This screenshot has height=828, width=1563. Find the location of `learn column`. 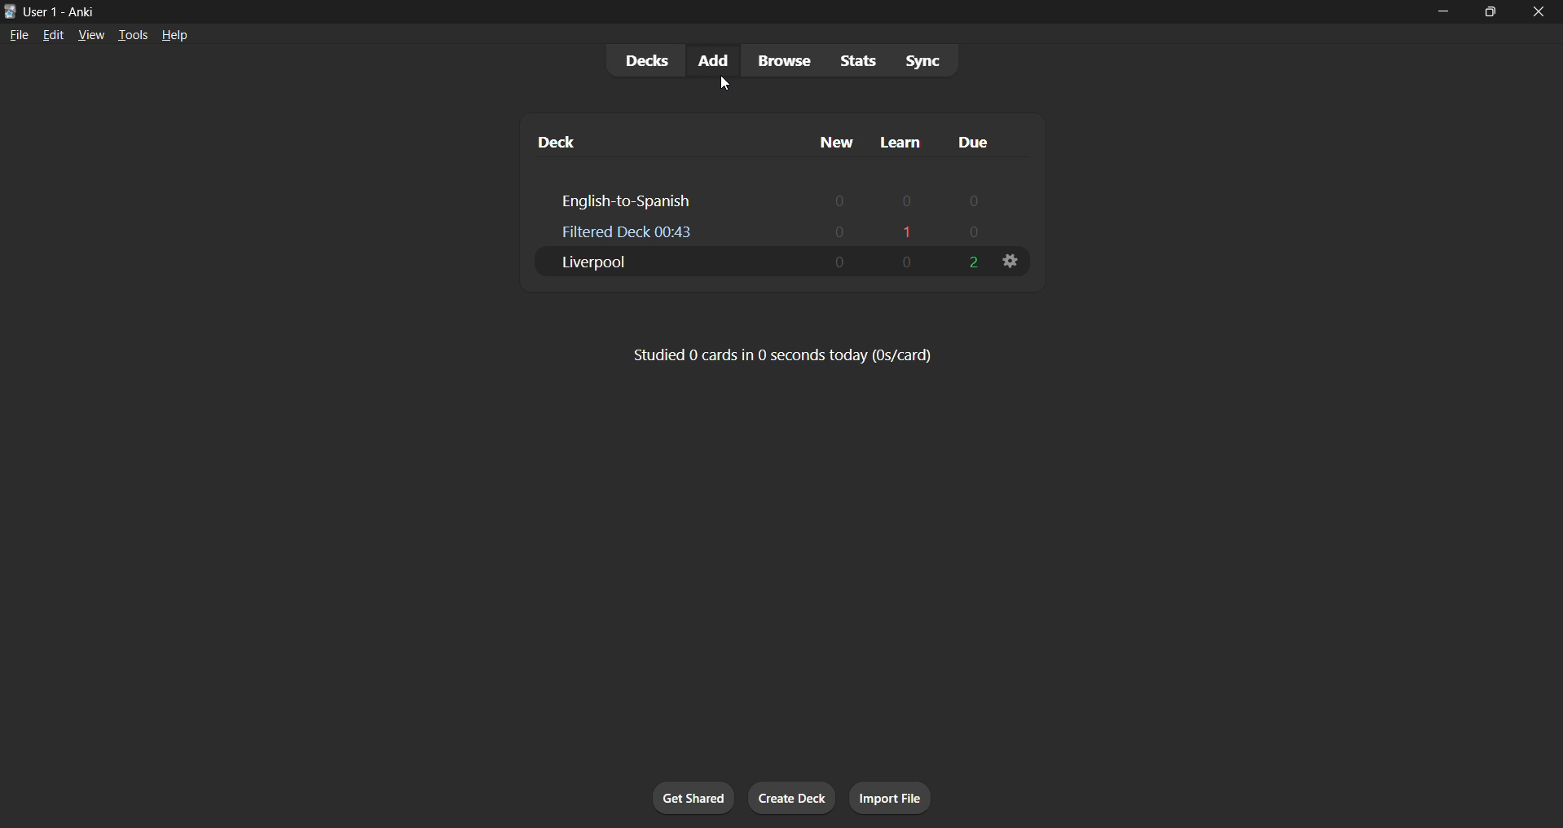

learn column is located at coordinates (900, 138).